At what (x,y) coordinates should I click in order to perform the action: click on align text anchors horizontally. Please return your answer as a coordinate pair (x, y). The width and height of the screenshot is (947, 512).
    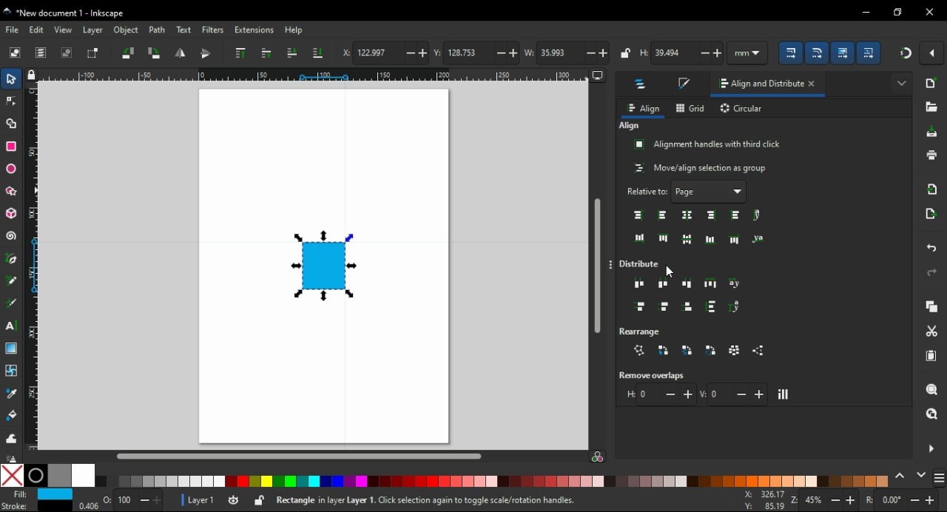
    Looking at the image, I should click on (757, 215).